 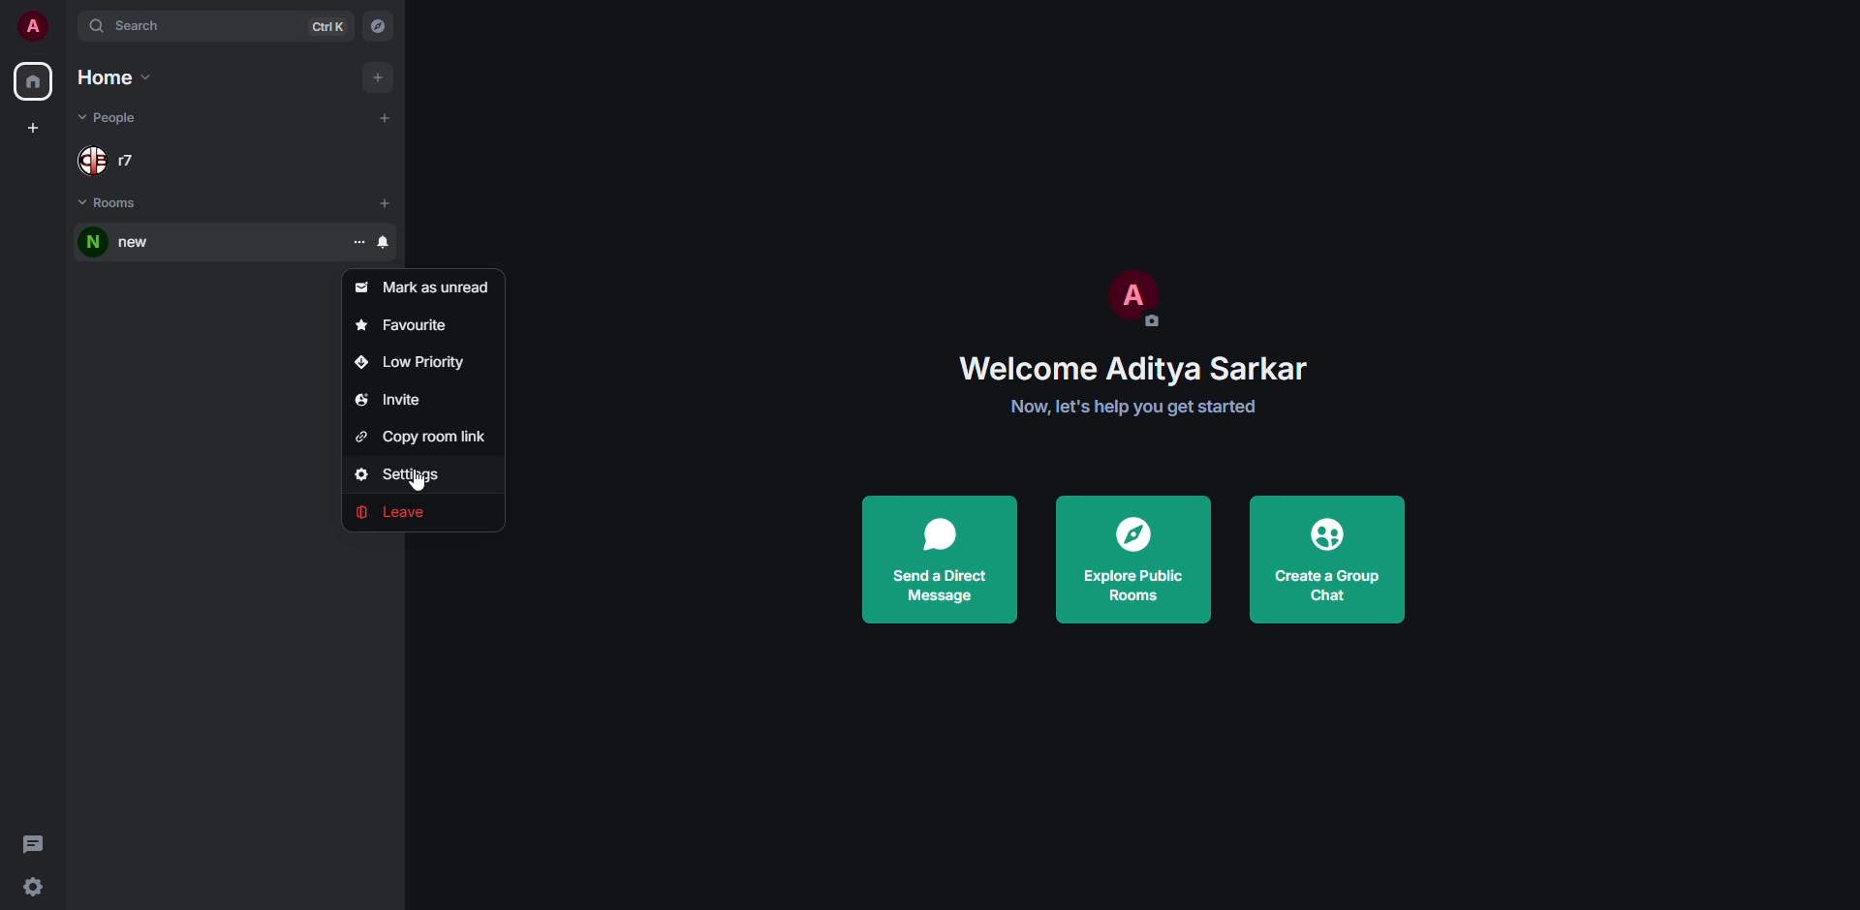 What do you see at coordinates (1146, 387) in the screenshot?
I see `welcome Aditya Sarkar now, let's help you get started` at bounding box center [1146, 387].